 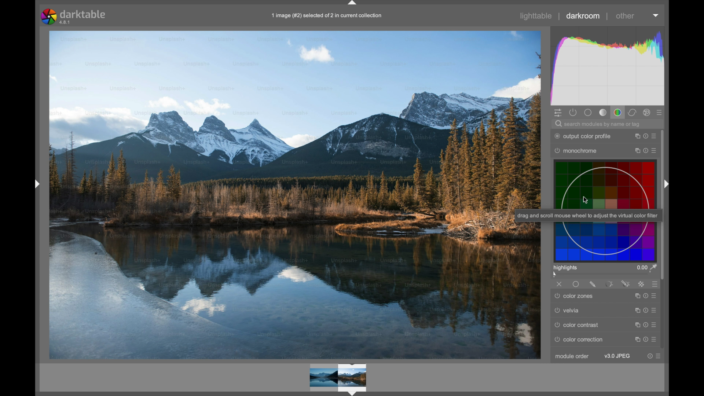 What do you see at coordinates (609, 66) in the screenshot?
I see `histogram` at bounding box center [609, 66].